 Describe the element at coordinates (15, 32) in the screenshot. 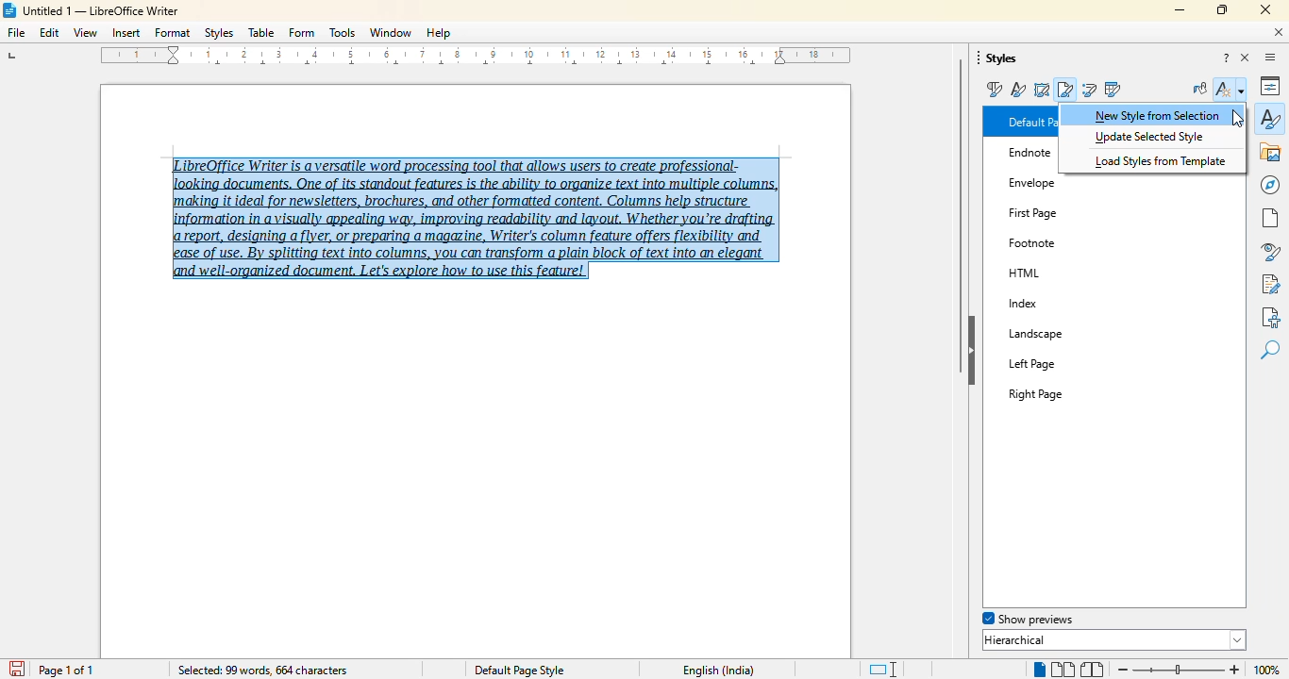

I see `file` at that location.